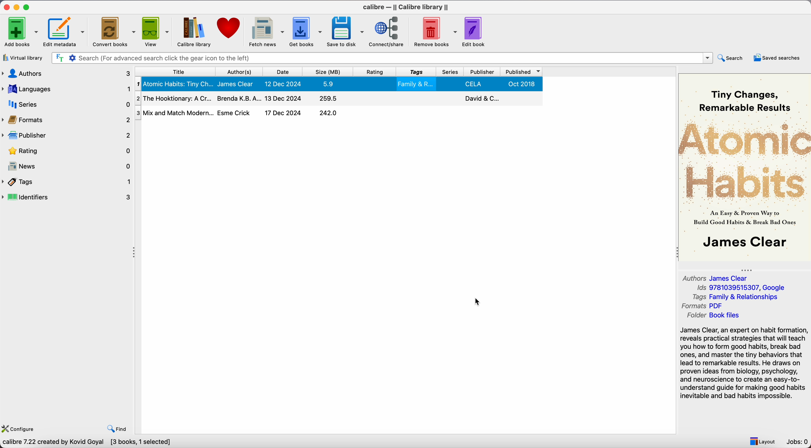 Image resolution: width=811 pixels, height=448 pixels. Describe the element at coordinates (475, 83) in the screenshot. I see `CELA` at that location.